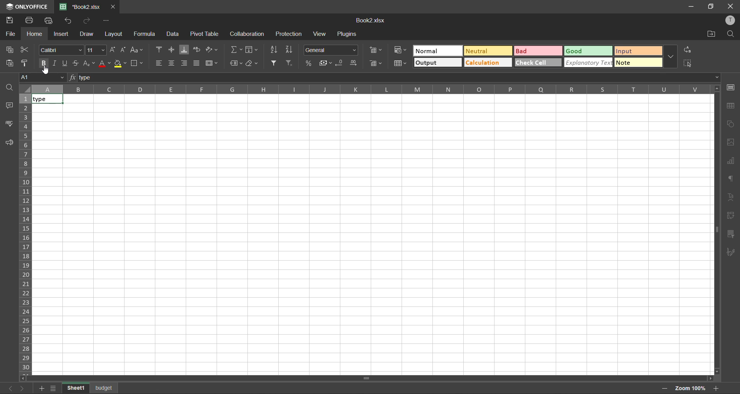 This screenshot has height=394, width=740. What do you see at coordinates (732, 86) in the screenshot?
I see `cell settings` at bounding box center [732, 86].